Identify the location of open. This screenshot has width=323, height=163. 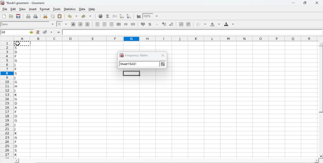
(11, 16).